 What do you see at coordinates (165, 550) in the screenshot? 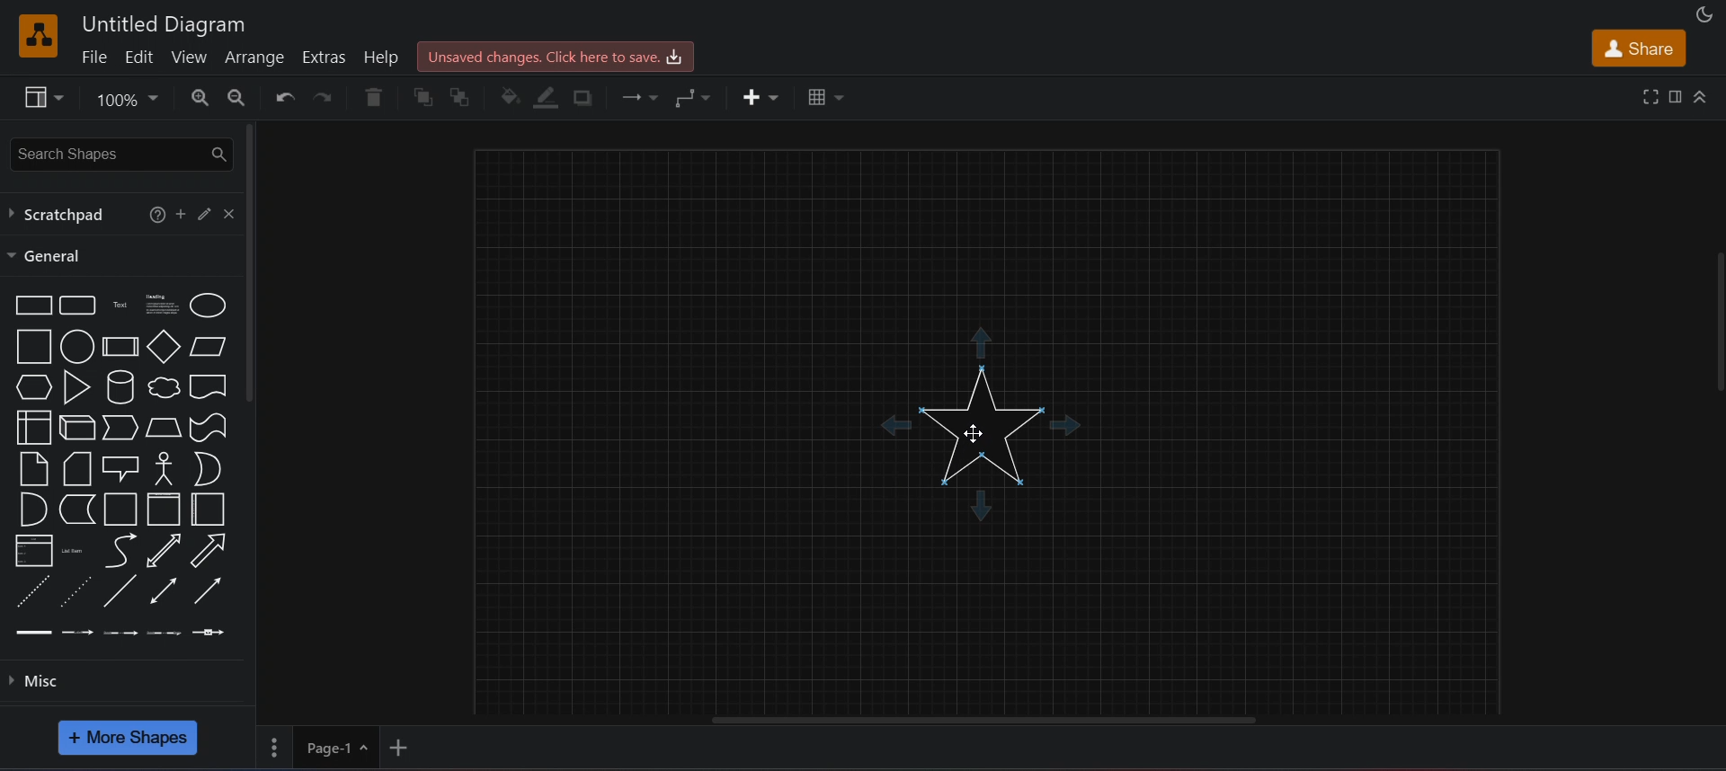
I see `directional arrow` at bounding box center [165, 550].